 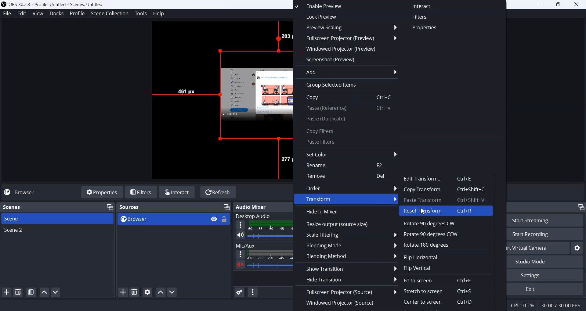 I want to click on Lock, so click(x=226, y=221).